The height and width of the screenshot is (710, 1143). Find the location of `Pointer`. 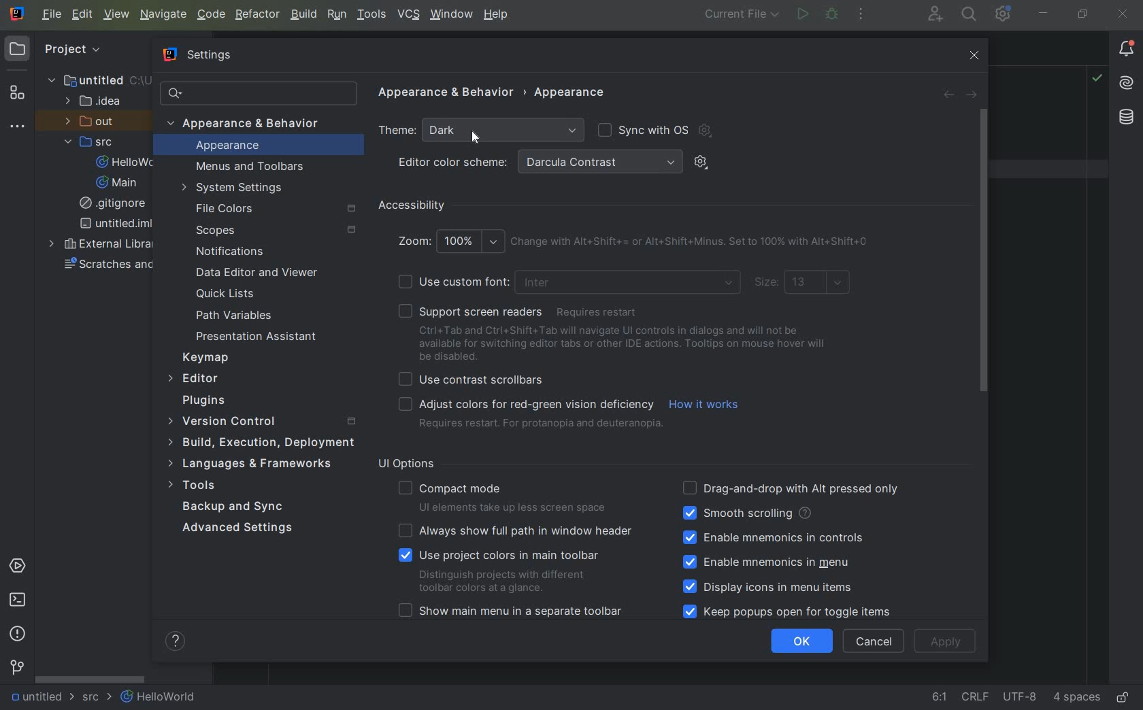

Pointer is located at coordinates (480, 139).